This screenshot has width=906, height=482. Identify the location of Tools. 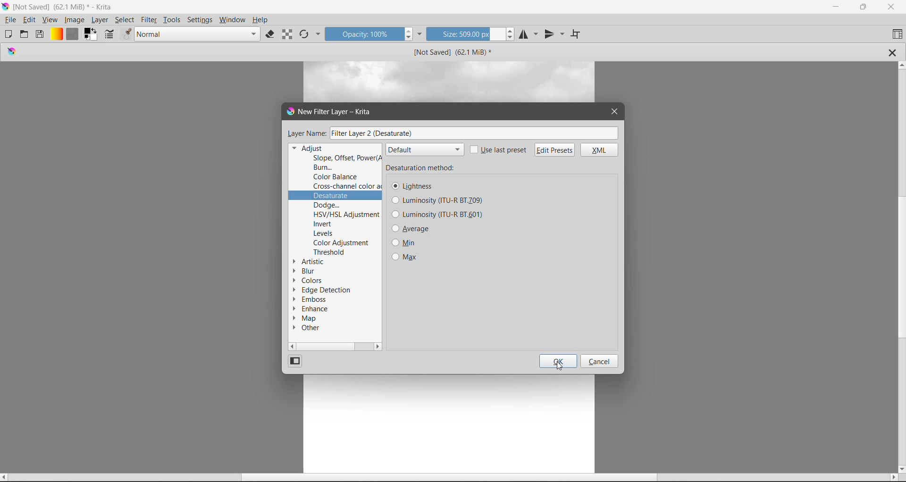
(173, 18).